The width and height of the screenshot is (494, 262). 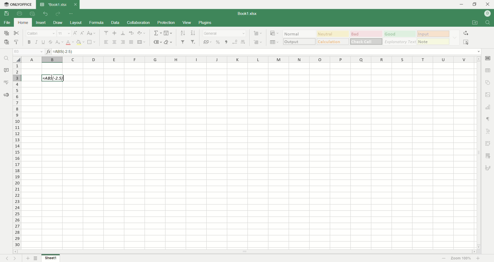 I want to click on align left, so click(x=106, y=42).